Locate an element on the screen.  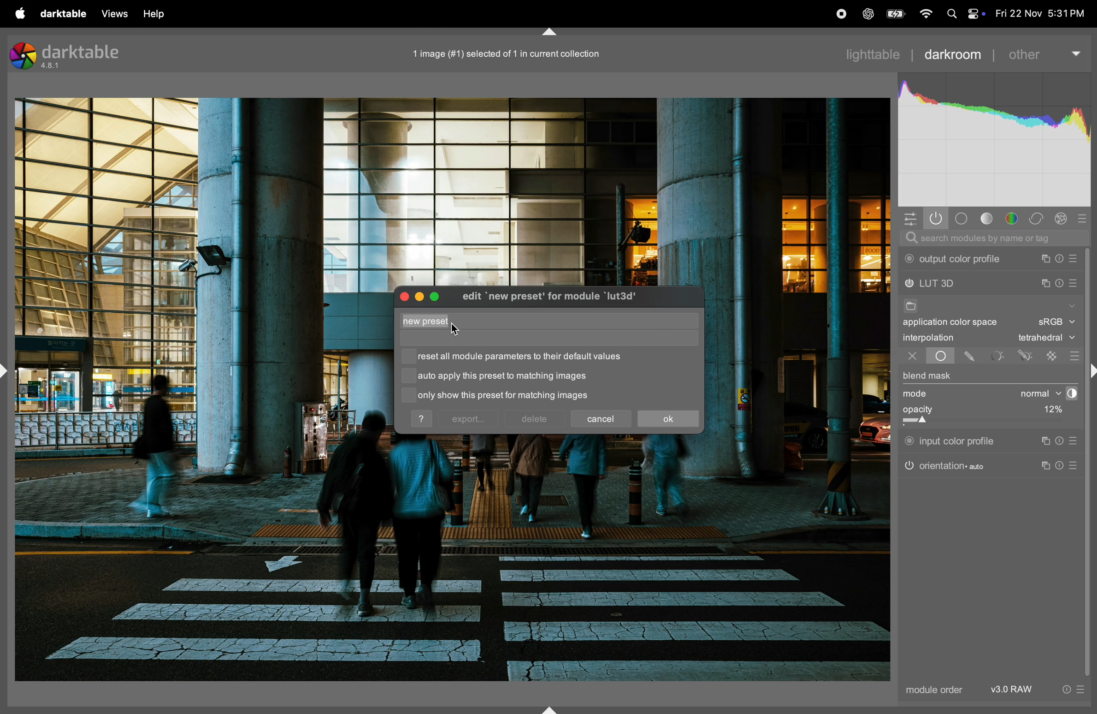
checkbox is located at coordinates (408, 378).